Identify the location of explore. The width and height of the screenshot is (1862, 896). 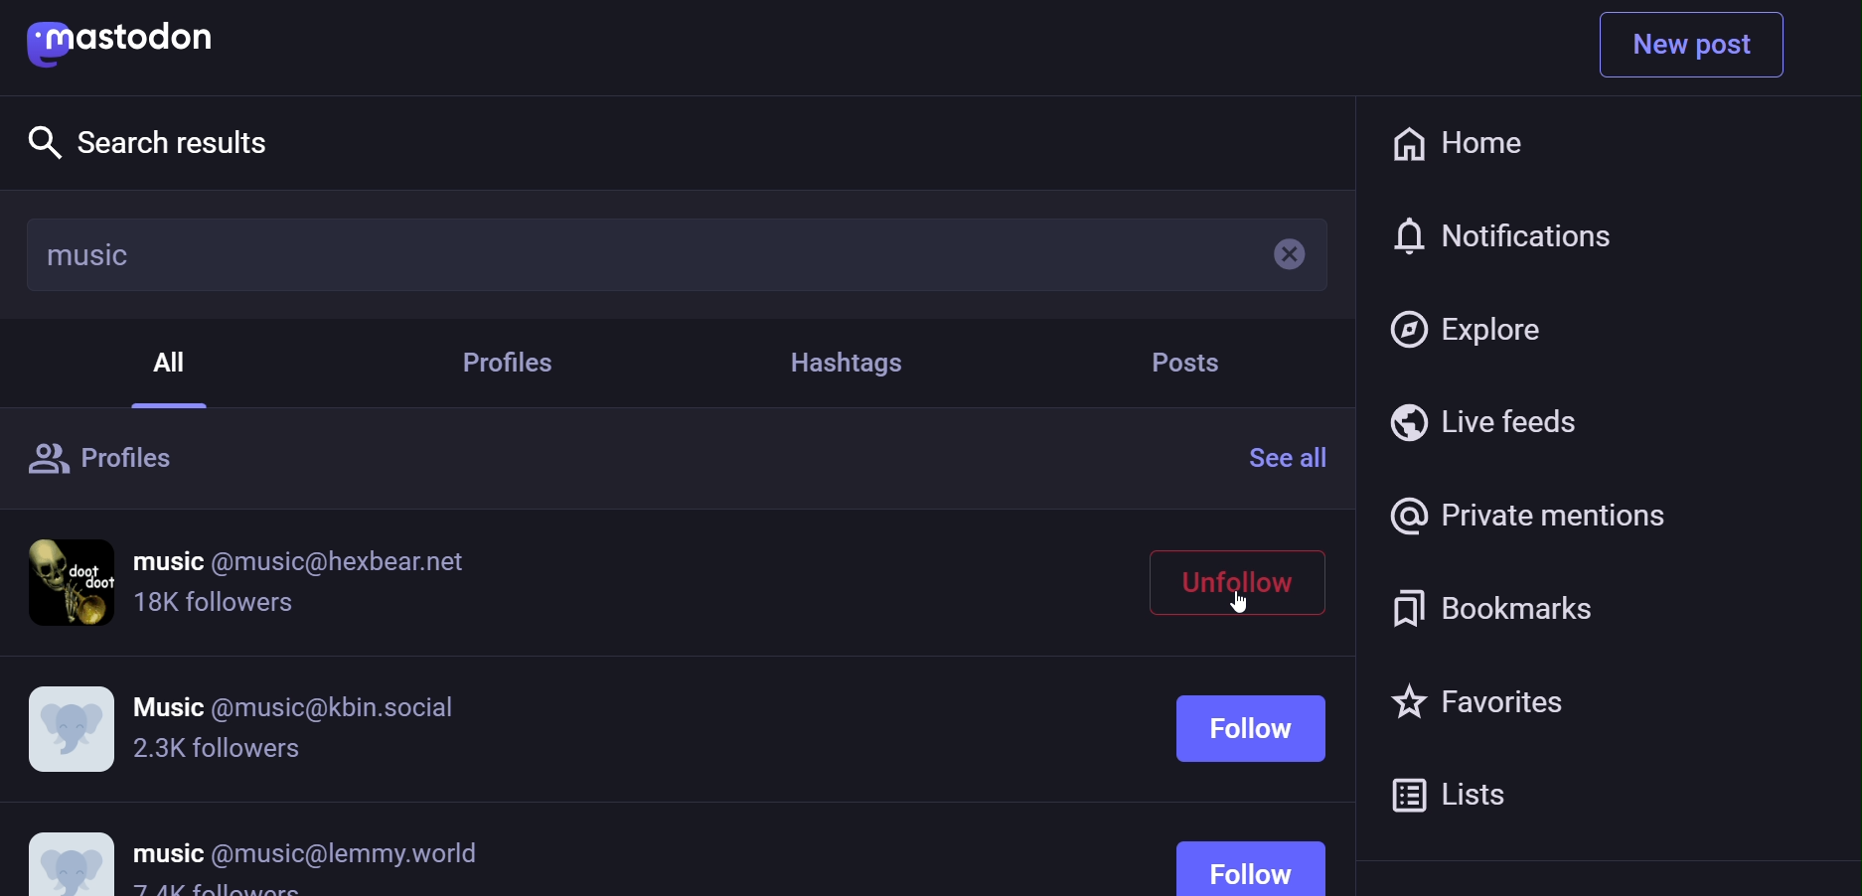
(1470, 327).